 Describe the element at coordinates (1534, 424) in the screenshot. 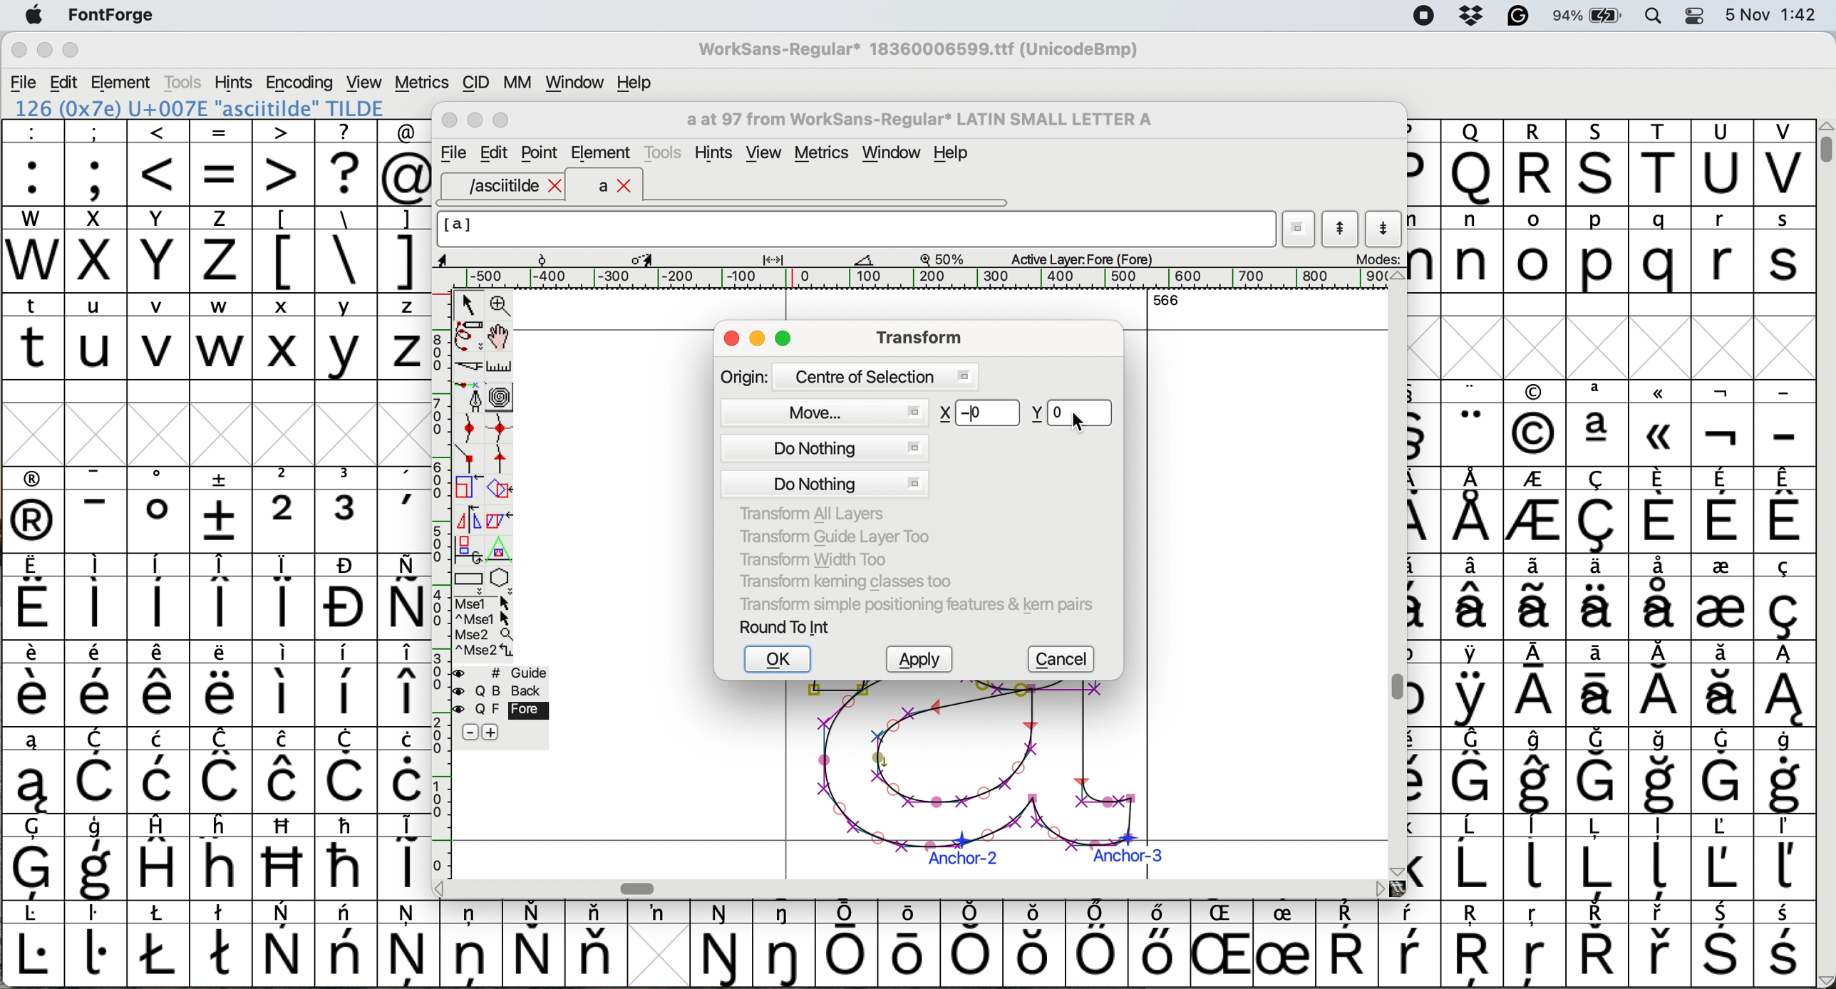

I see `` at that location.